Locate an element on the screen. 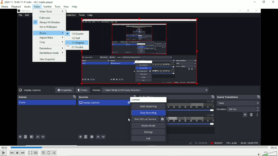  next is located at coordinates (23, 153).